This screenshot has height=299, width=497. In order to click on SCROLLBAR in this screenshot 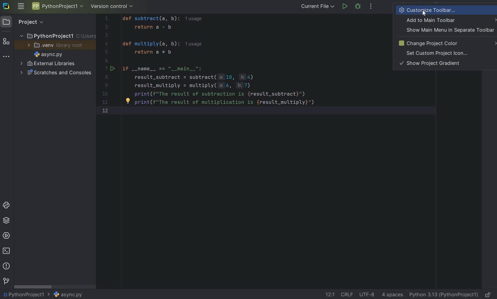, I will do `click(33, 286)`.